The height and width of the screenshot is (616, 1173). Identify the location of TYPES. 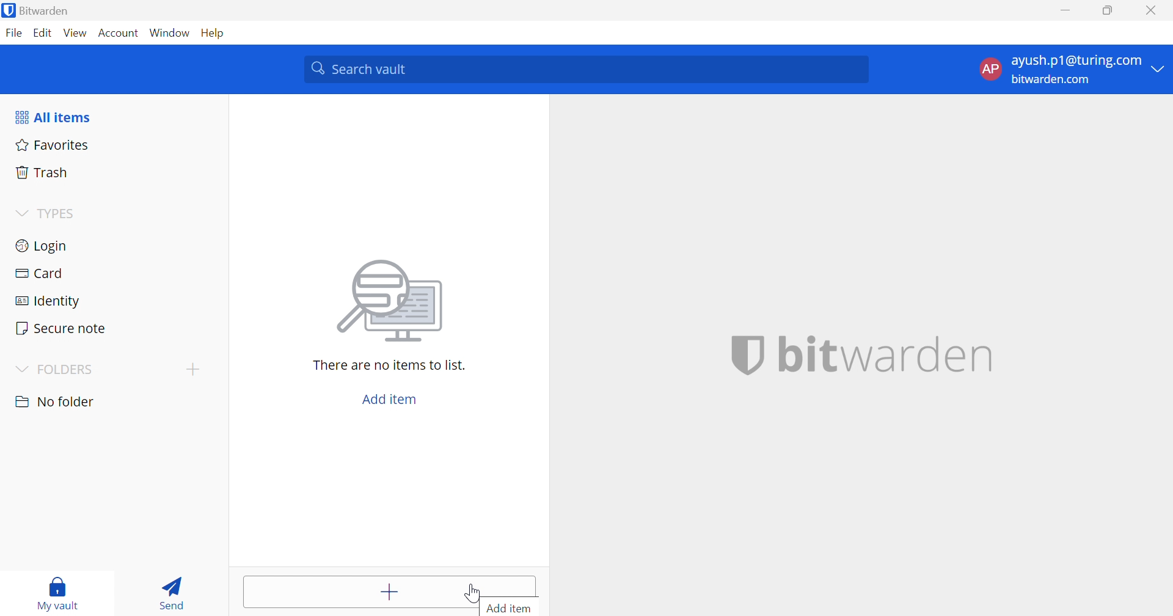
(60, 213).